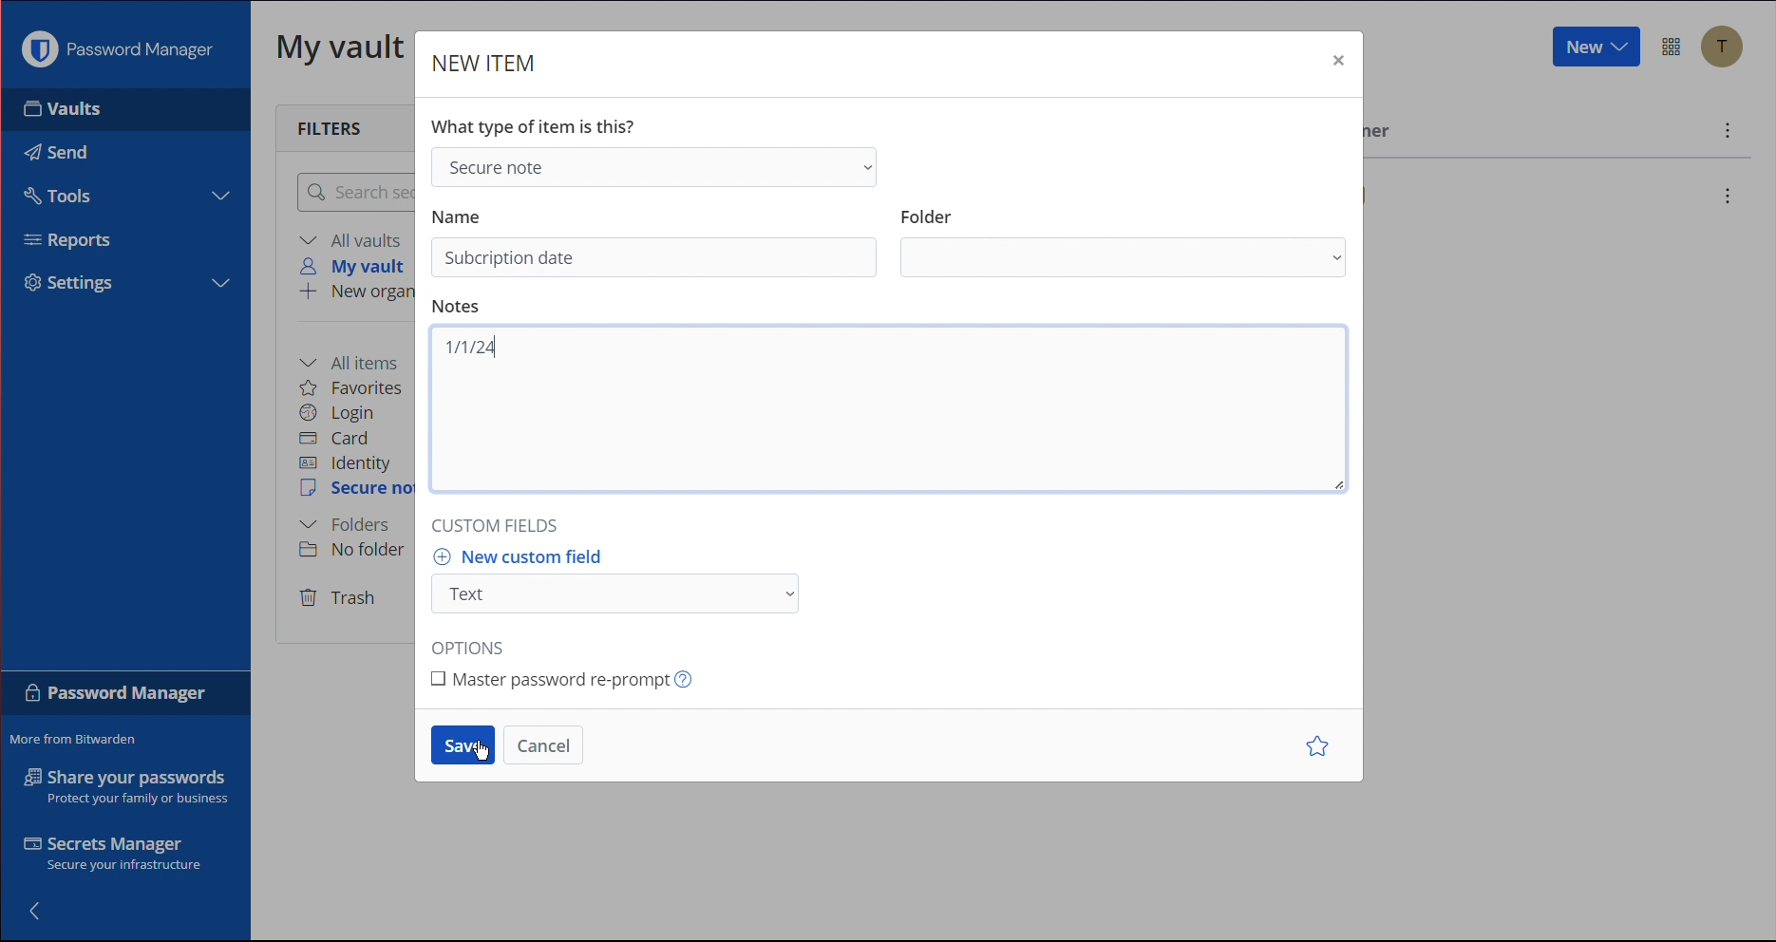 This screenshot has height=942, width=1776. Describe the element at coordinates (928, 211) in the screenshot. I see `Folder` at that location.